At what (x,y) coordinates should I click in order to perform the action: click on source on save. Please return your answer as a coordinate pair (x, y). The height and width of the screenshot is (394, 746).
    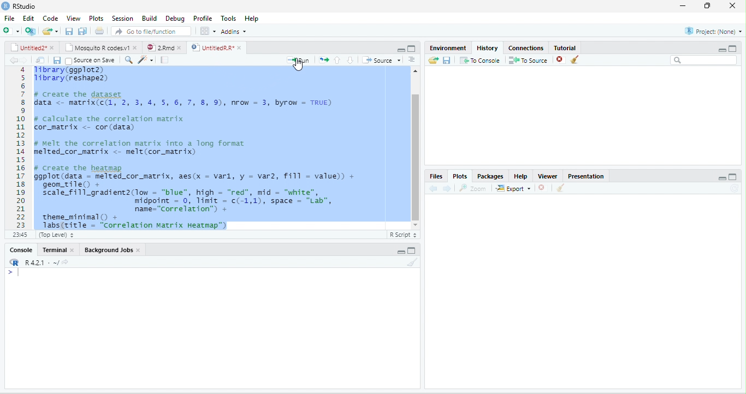
    Looking at the image, I should click on (92, 59).